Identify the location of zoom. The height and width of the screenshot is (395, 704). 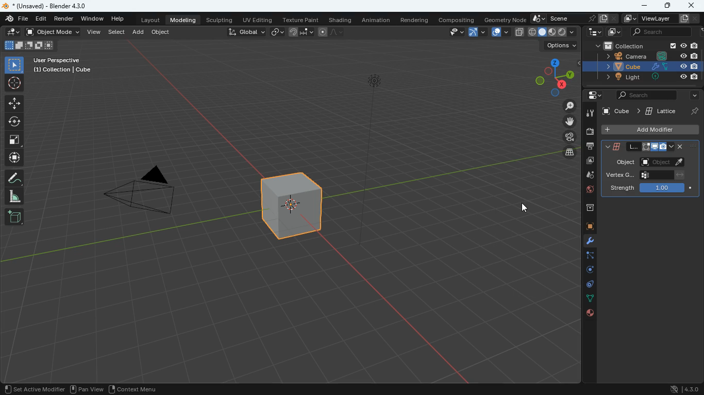
(571, 106).